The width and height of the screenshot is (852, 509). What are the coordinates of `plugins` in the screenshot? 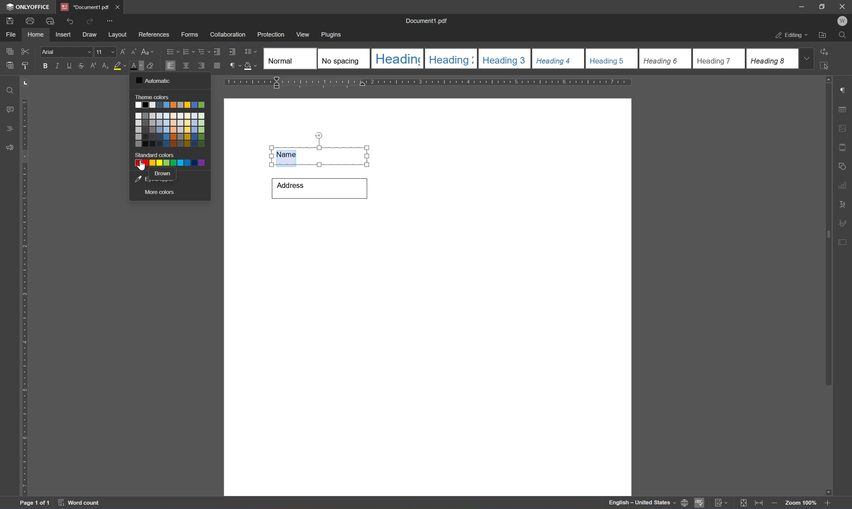 It's located at (334, 34).